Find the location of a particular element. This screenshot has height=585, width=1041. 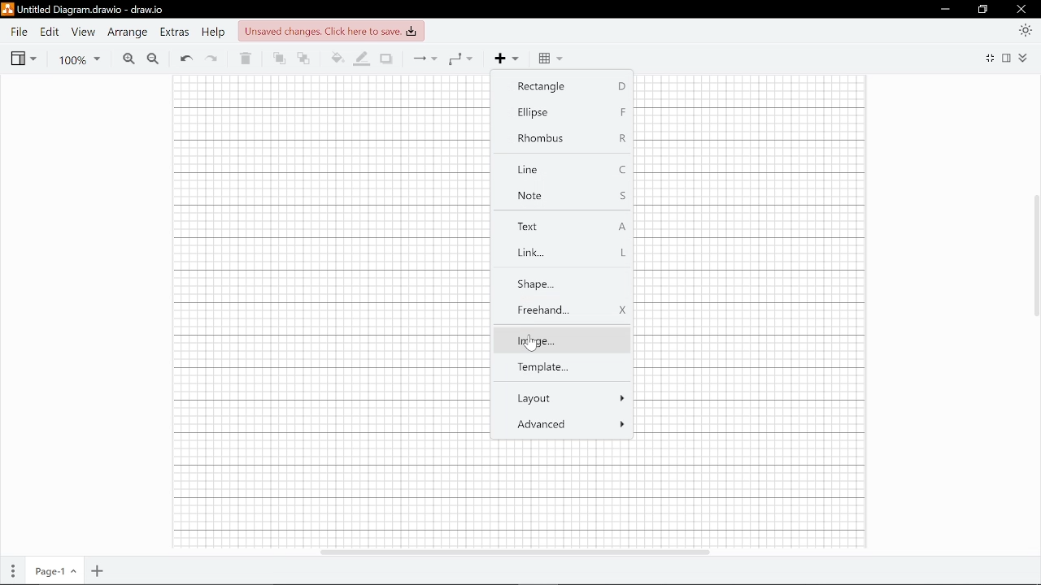

Arrange is located at coordinates (125, 33).